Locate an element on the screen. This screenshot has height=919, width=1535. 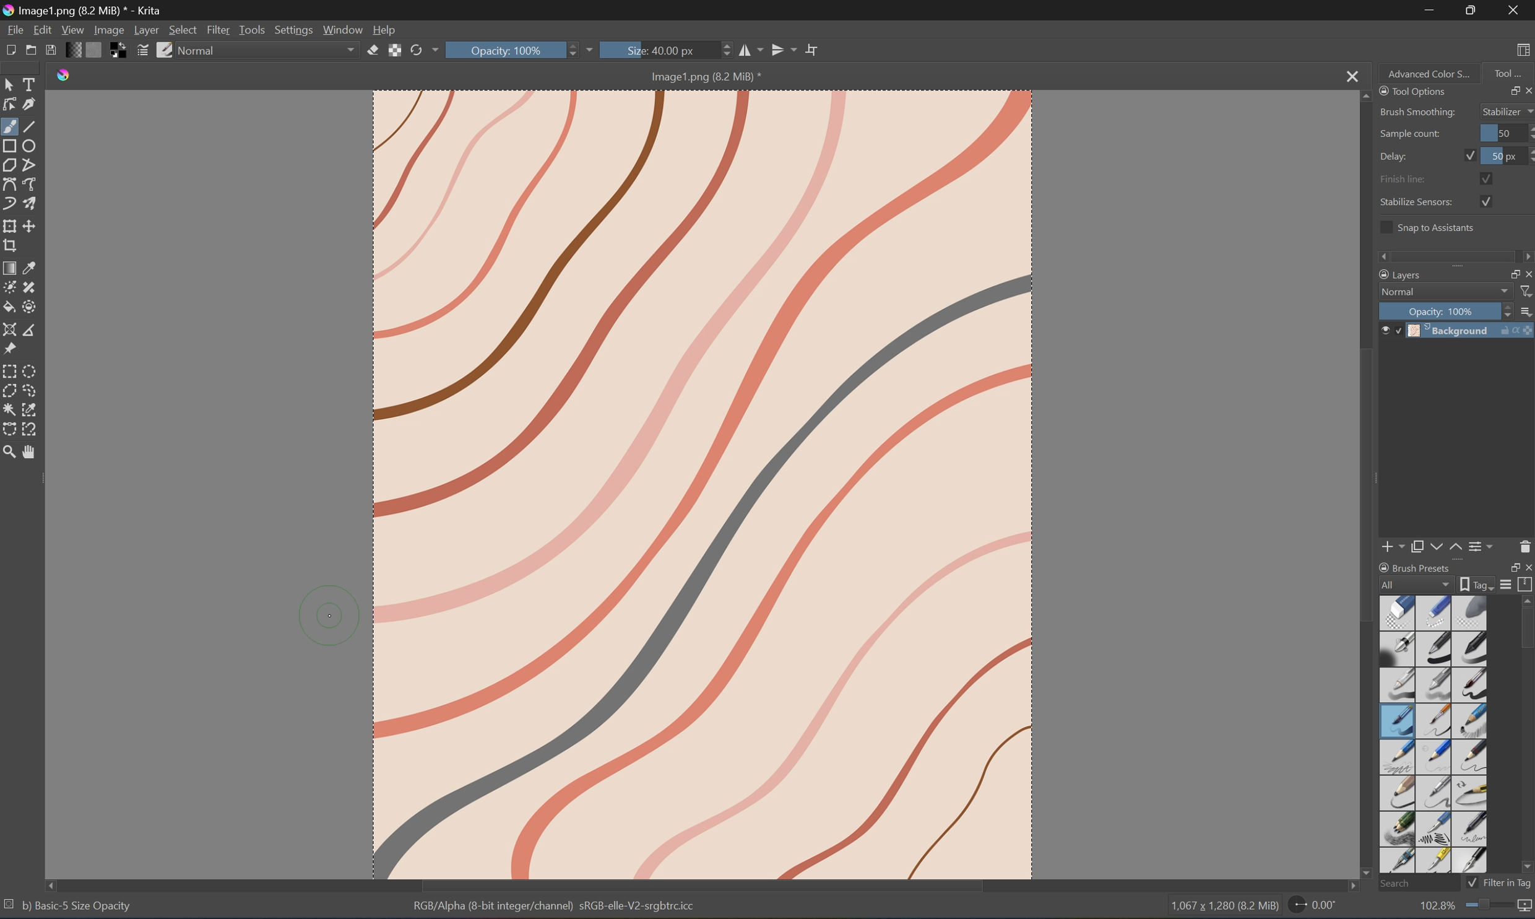
Measure the distance between two points is located at coordinates (30, 330).